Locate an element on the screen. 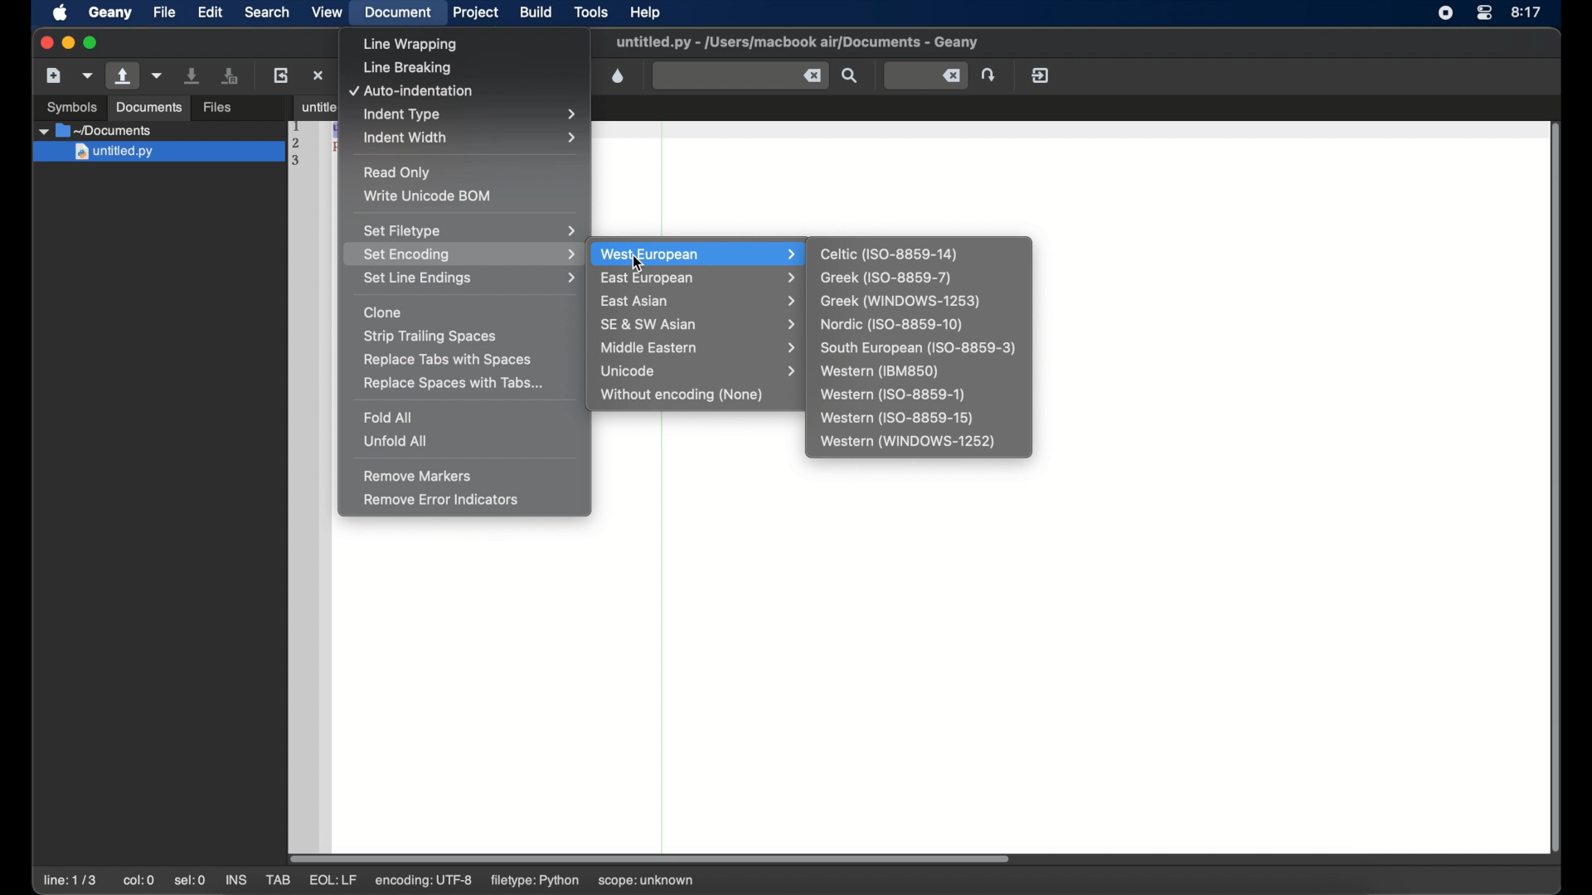 Image resolution: width=1592 pixels, height=895 pixels. west european menu highlighted is located at coordinates (696, 254).